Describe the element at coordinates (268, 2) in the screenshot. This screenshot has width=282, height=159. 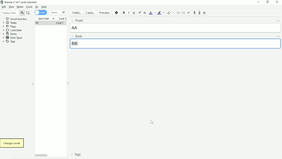
I see `Restore down` at that location.